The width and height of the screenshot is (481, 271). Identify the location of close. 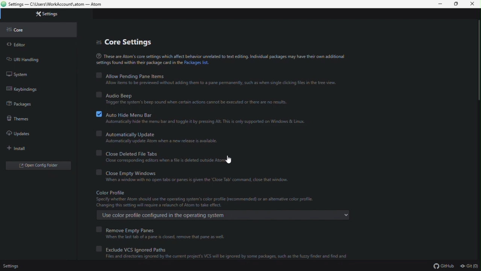
(473, 4).